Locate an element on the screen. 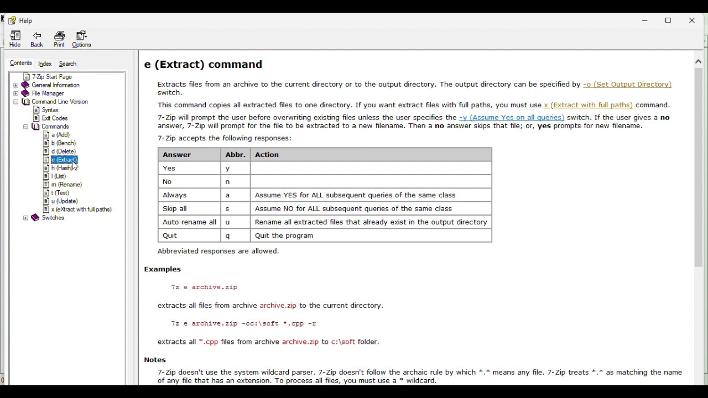  l (list) is located at coordinates (59, 176).